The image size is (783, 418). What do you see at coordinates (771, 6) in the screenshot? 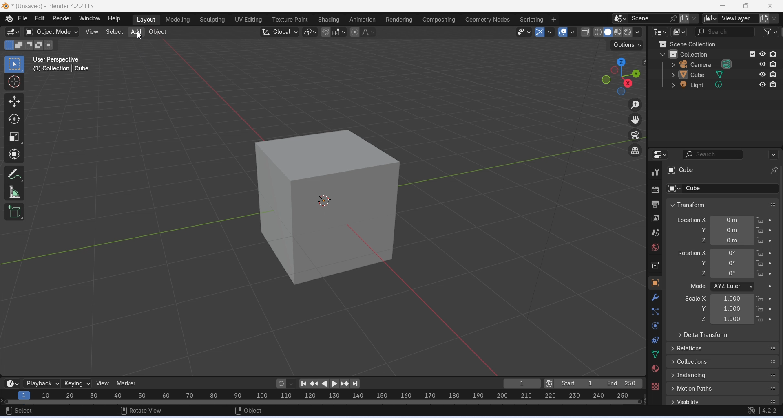
I see `Close` at bounding box center [771, 6].